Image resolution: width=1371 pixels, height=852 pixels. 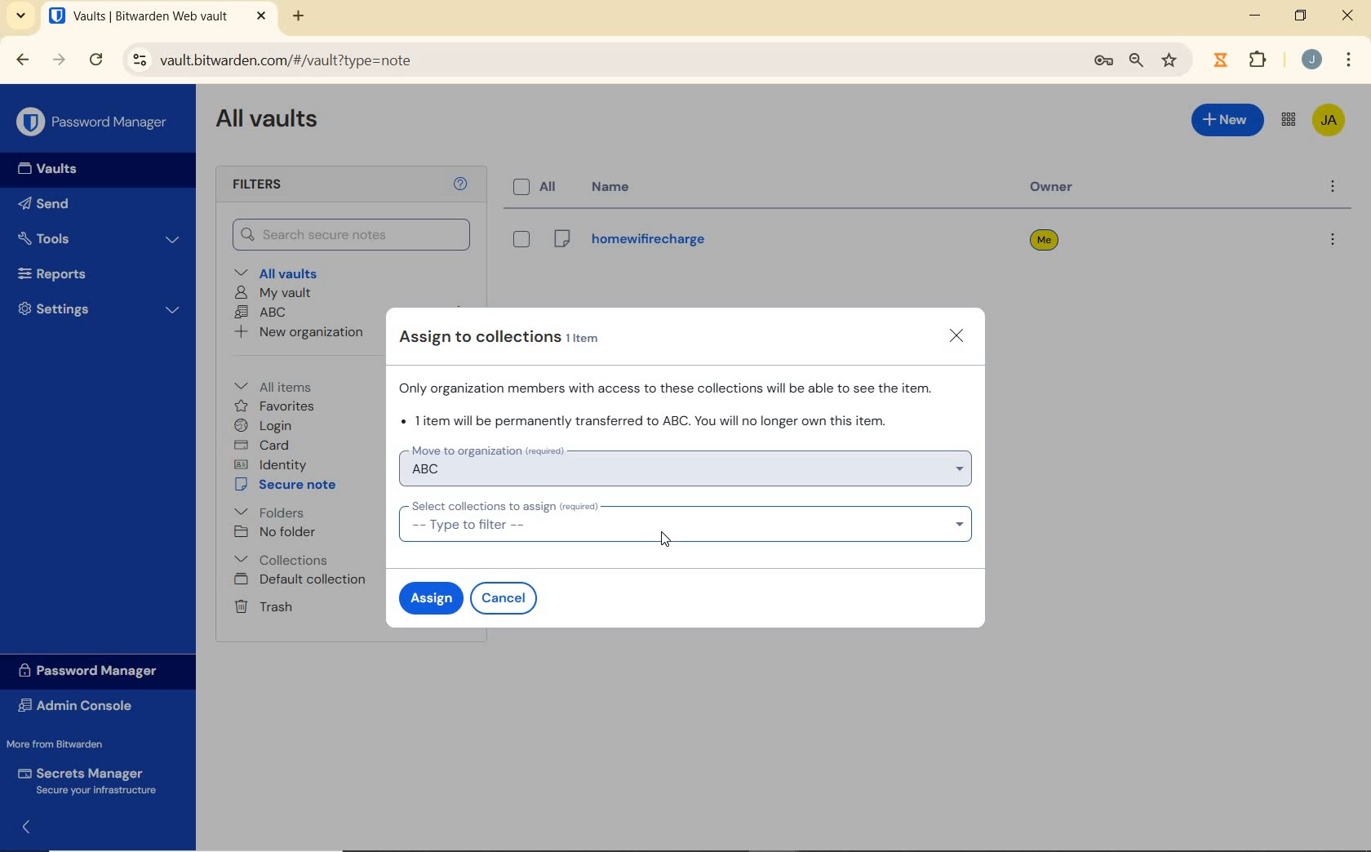 What do you see at coordinates (300, 331) in the screenshot?
I see `New organization` at bounding box center [300, 331].